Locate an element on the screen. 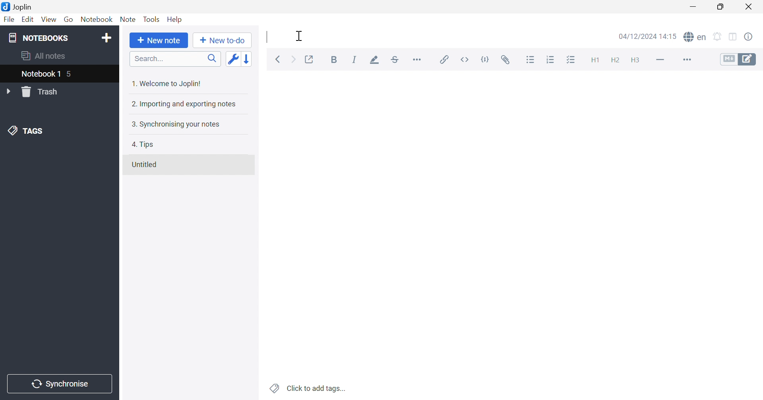 The width and height of the screenshot is (763, 400). Highlight is located at coordinates (372, 61).